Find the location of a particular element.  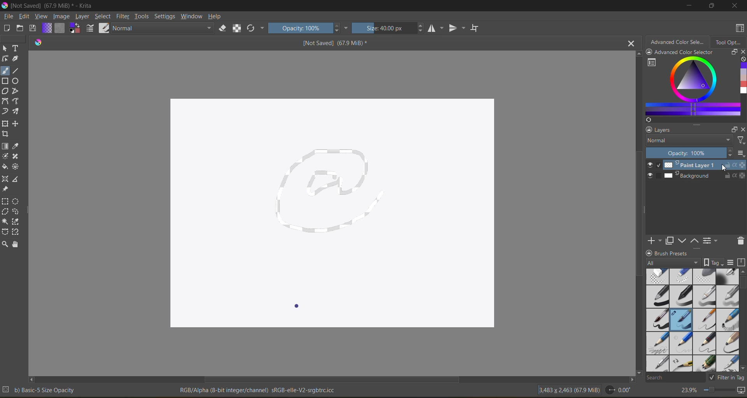

measure distance is located at coordinates (16, 179).